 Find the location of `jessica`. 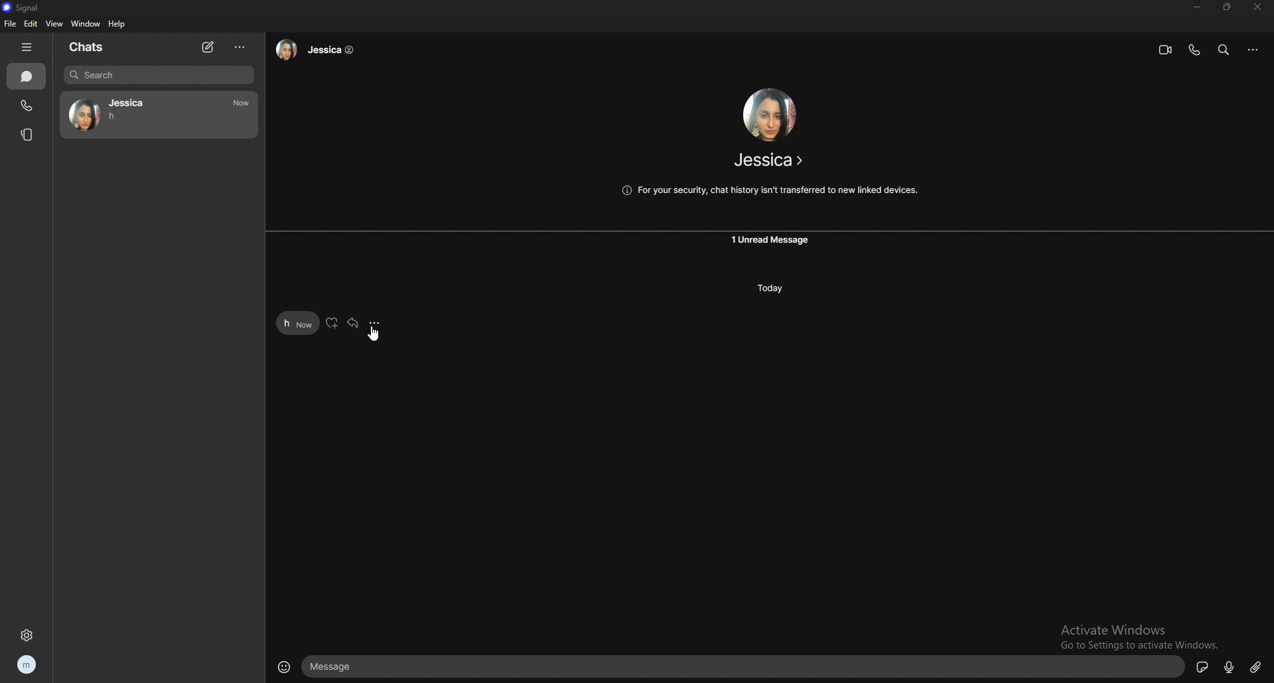

jessica is located at coordinates (770, 160).